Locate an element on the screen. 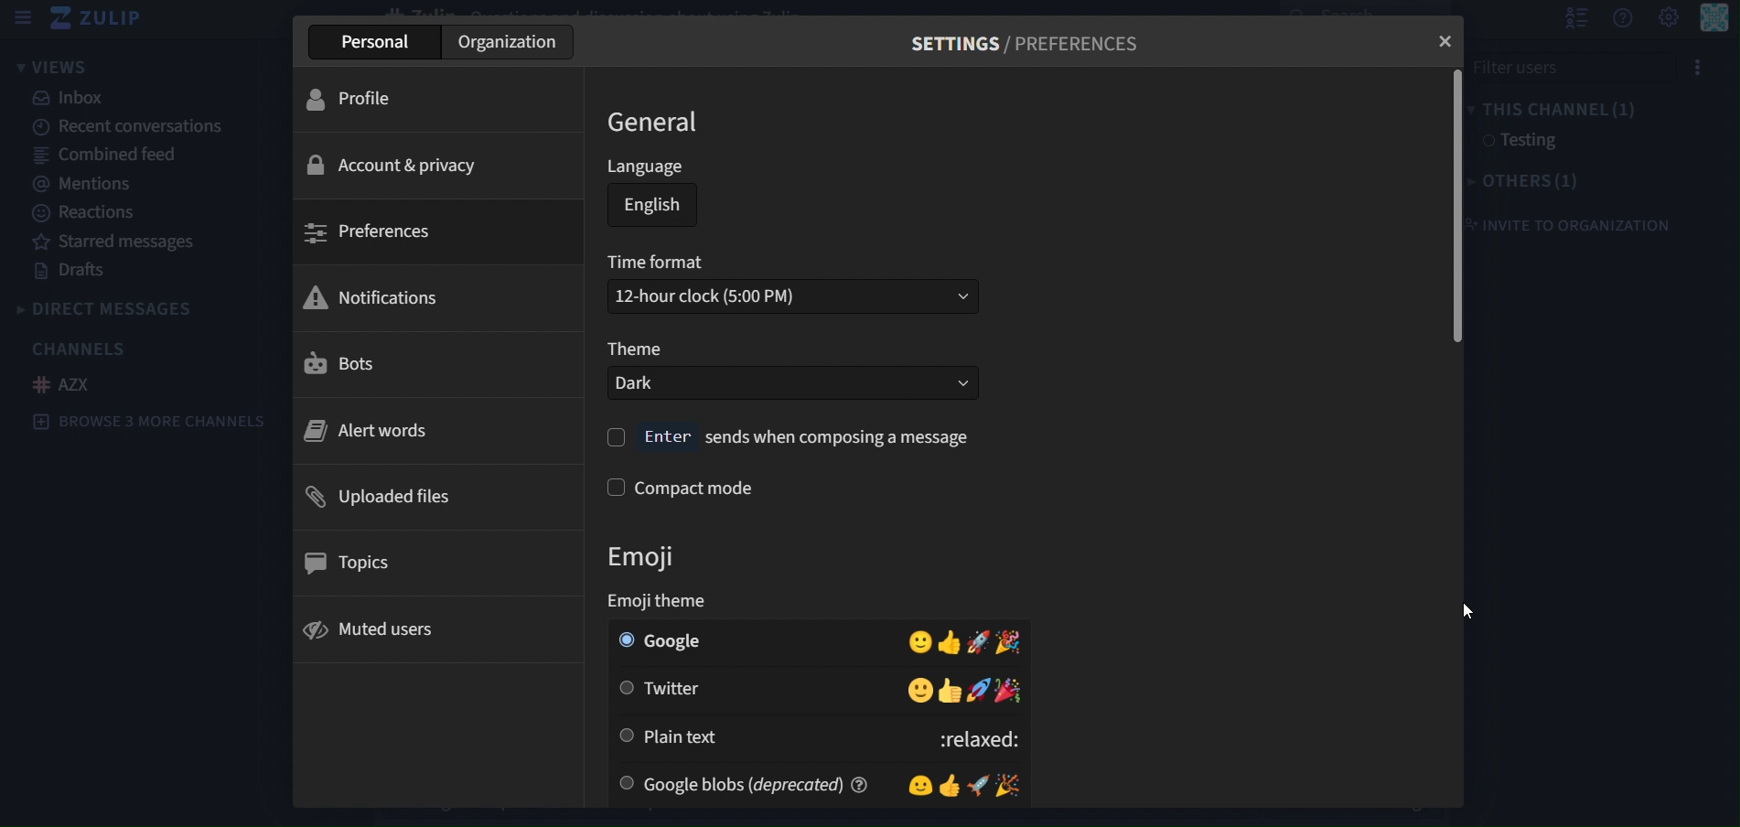 This screenshot has height=827, width=1740. zulip is located at coordinates (99, 19).